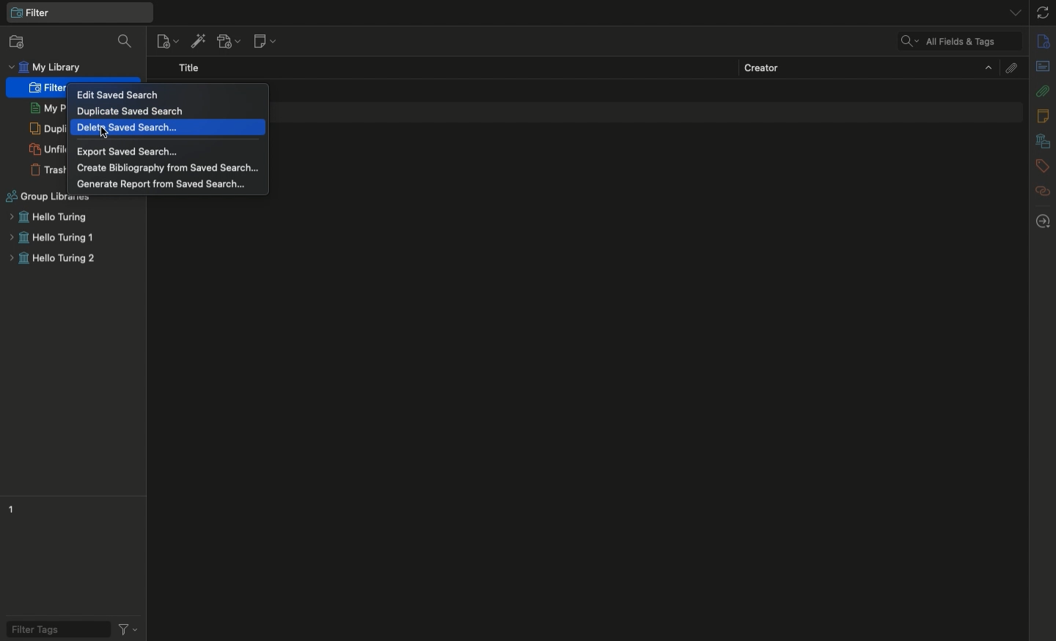 This screenshot has width=1056, height=641. Describe the element at coordinates (44, 170) in the screenshot. I see `Trash` at that location.